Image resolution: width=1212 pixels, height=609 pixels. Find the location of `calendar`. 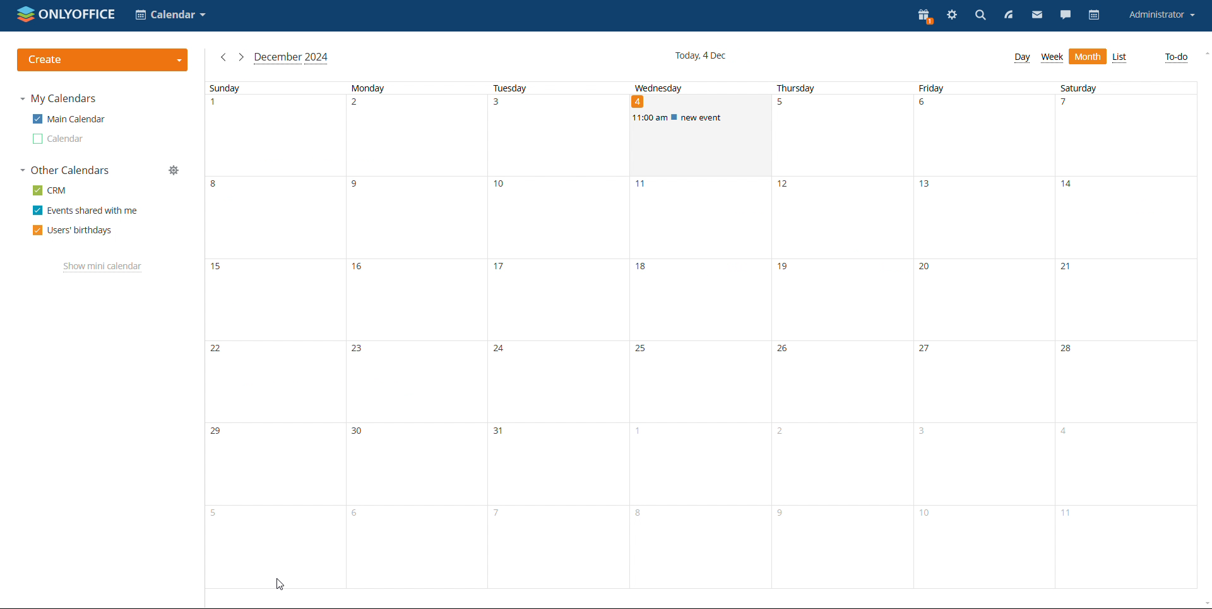

calendar is located at coordinates (57, 139).